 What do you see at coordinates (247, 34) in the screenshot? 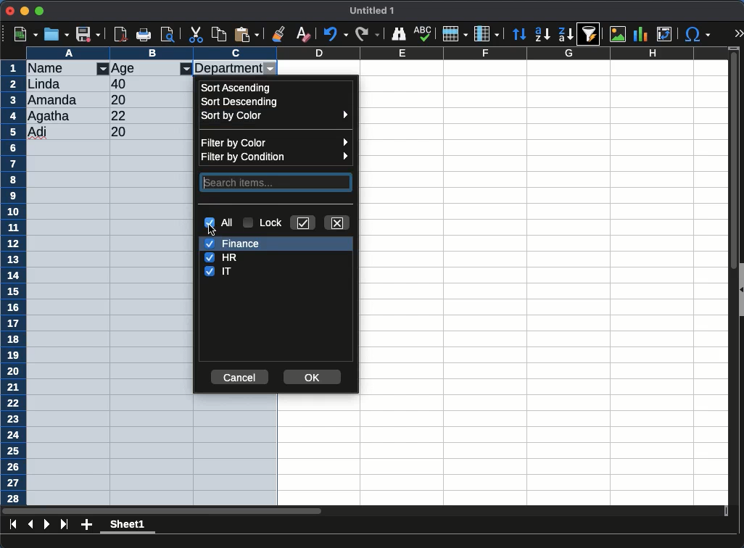
I see `paste` at bounding box center [247, 34].